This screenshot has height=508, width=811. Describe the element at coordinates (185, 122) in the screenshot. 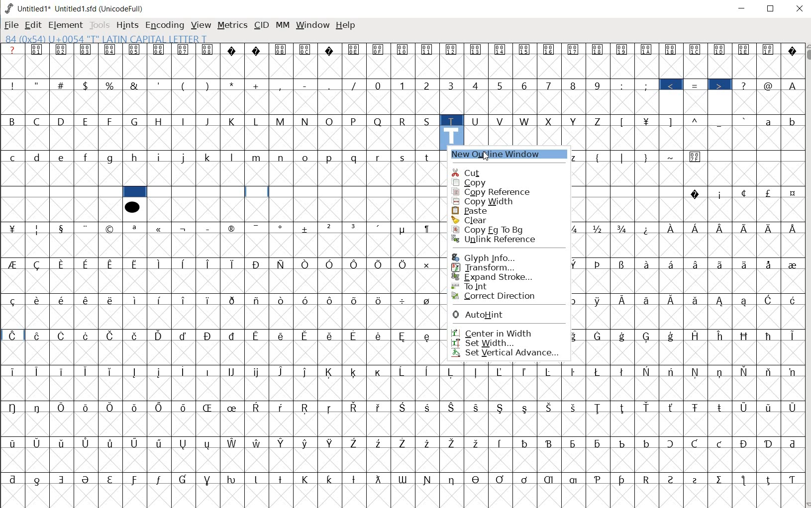

I see `I` at that location.